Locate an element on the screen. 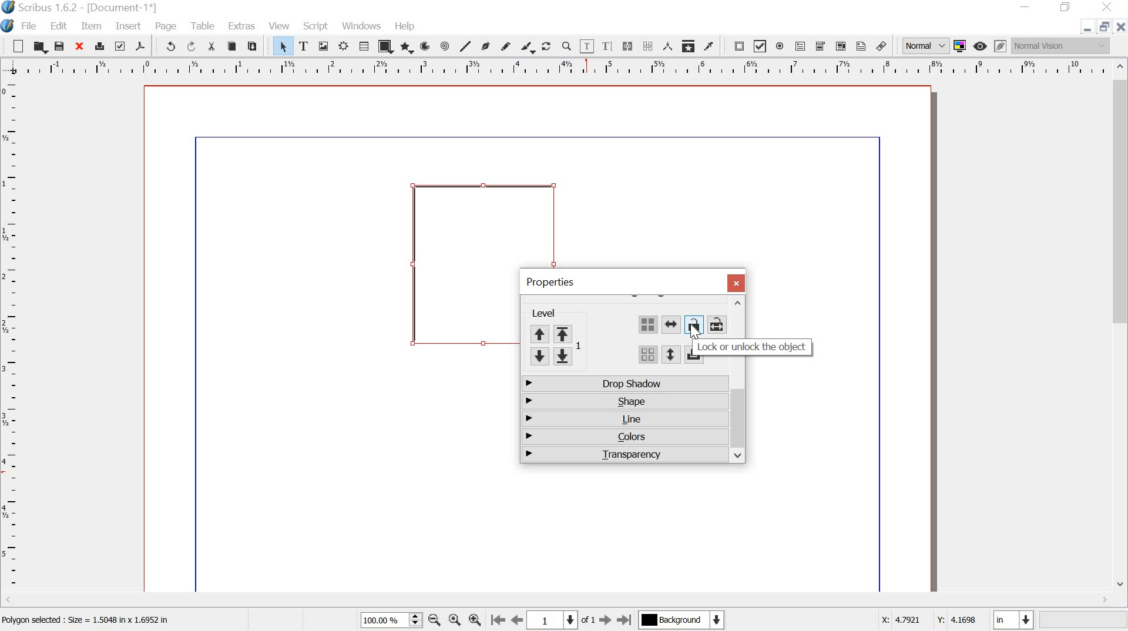 This screenshot has width=1128, height=631. calligraphic line is located at coordinates (528, 48).